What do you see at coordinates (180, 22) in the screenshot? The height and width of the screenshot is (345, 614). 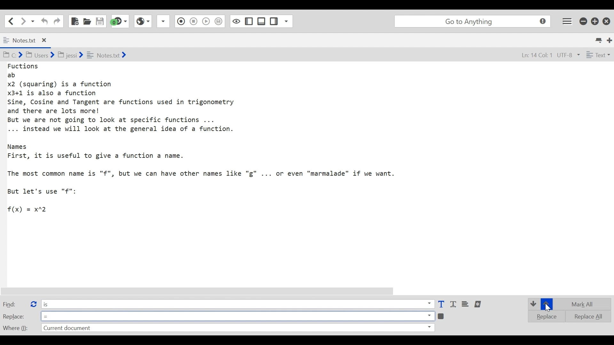 I see `Stop Recording Macro` at bounding box center [180, 22].